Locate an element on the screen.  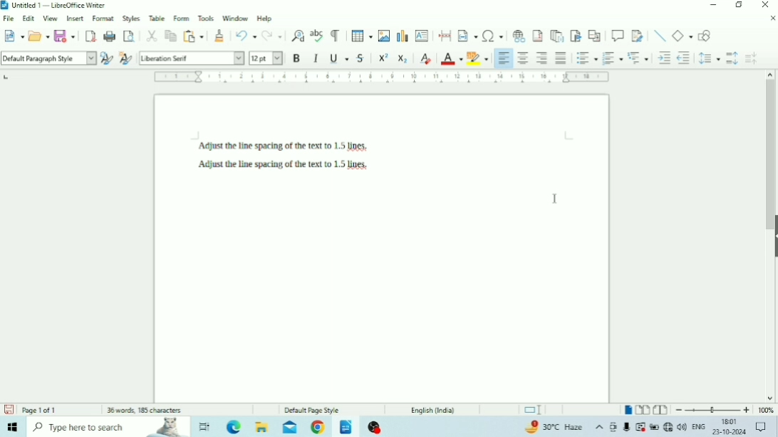
Toggle Print Preview is located at coordinates (130, 36).